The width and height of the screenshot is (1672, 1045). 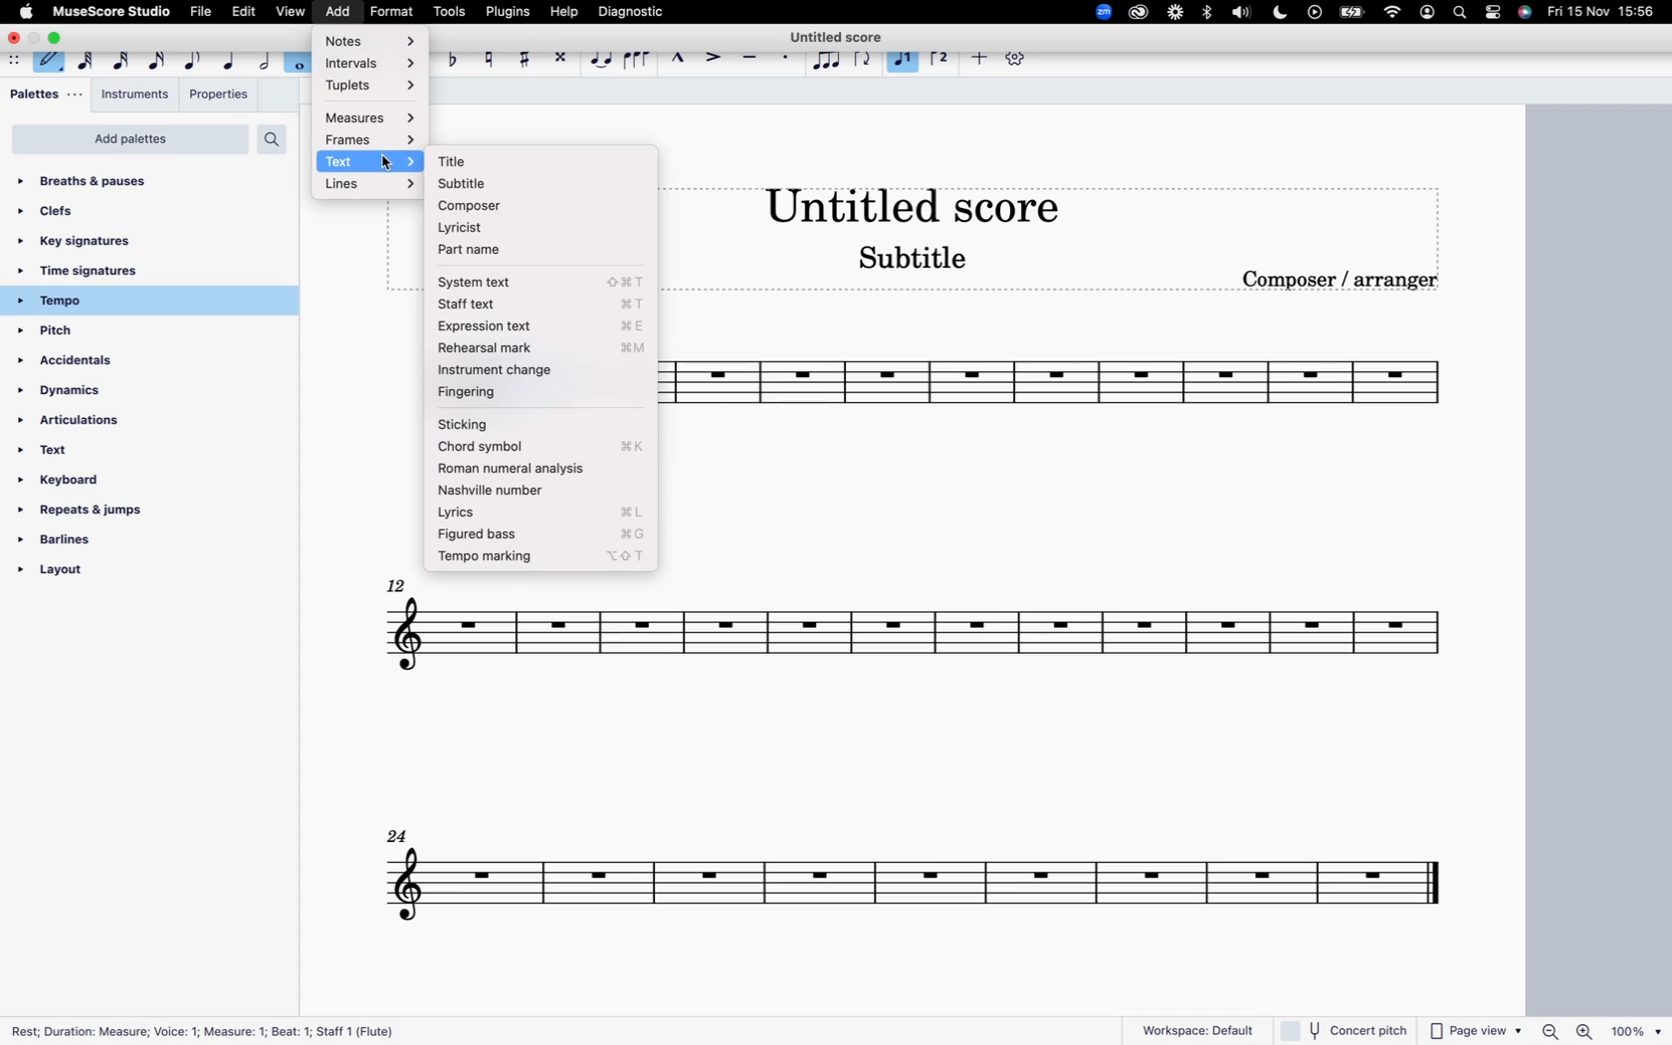 I want to click on workspace, so click(x=1188, y=1024).